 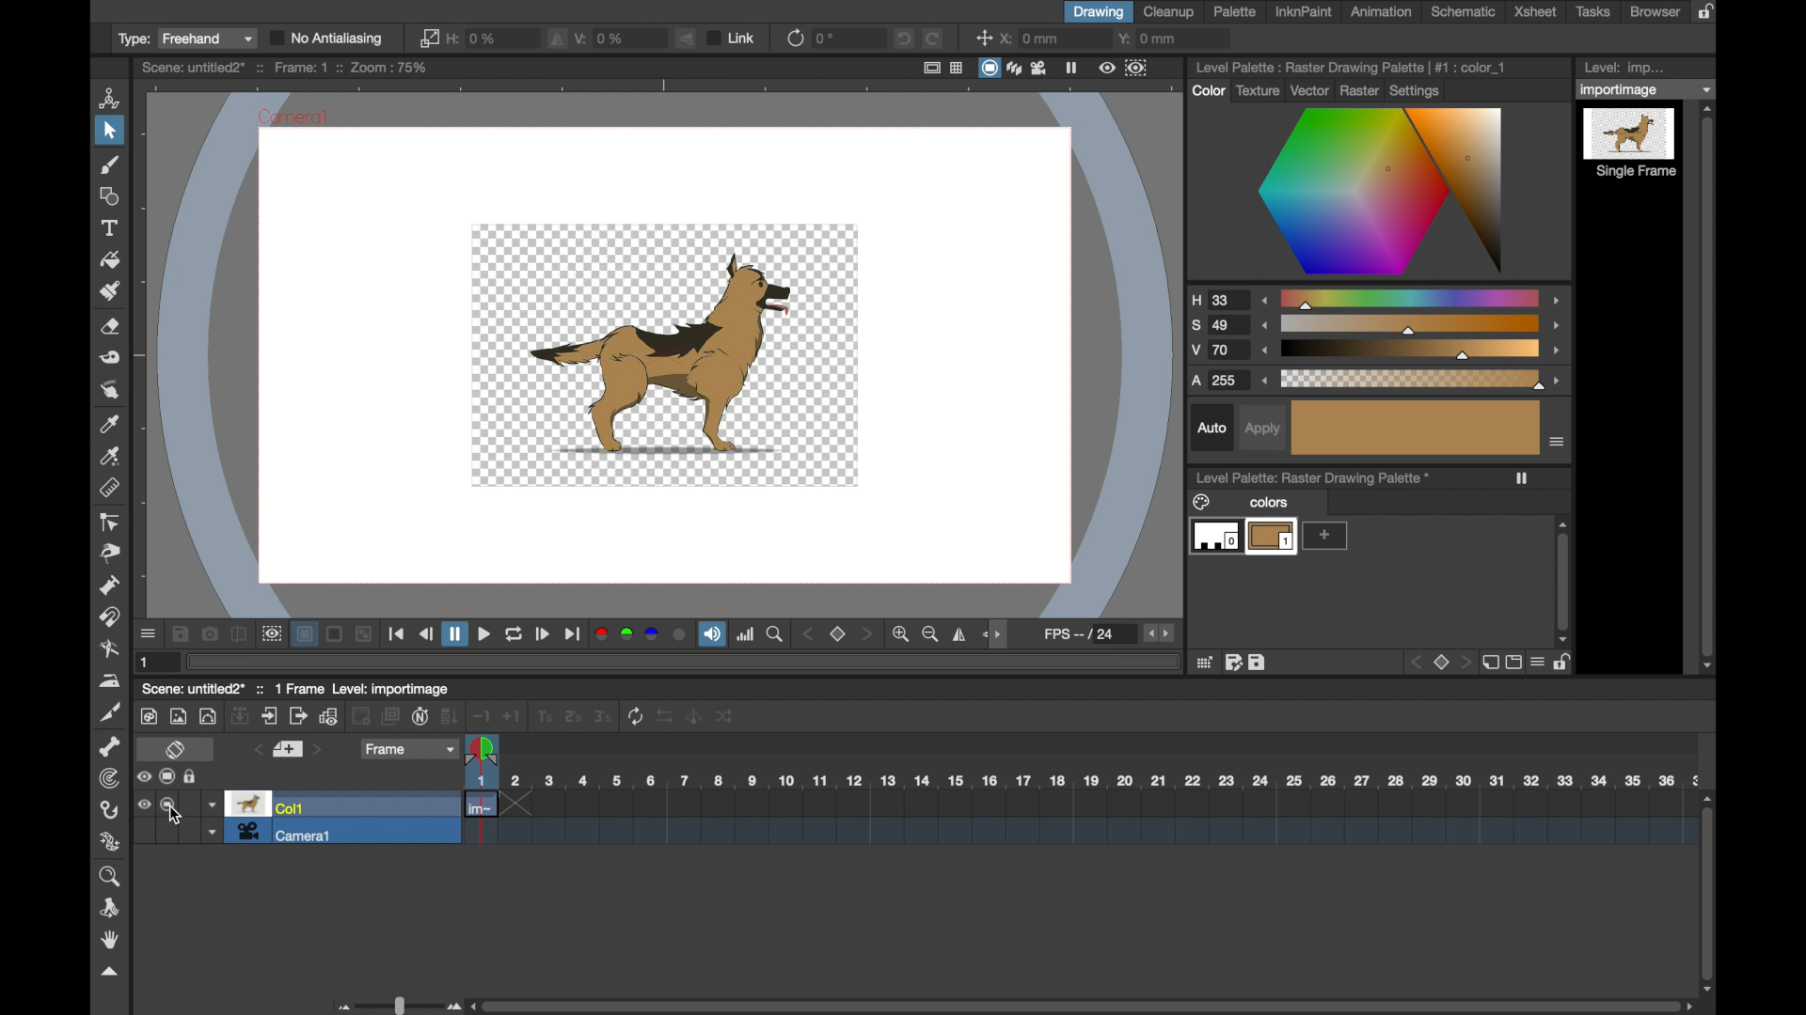 What do you see at coordinates (1082, 1005) in the screenshot?
I see `scroll box` at bounding box center [1082, 1005].